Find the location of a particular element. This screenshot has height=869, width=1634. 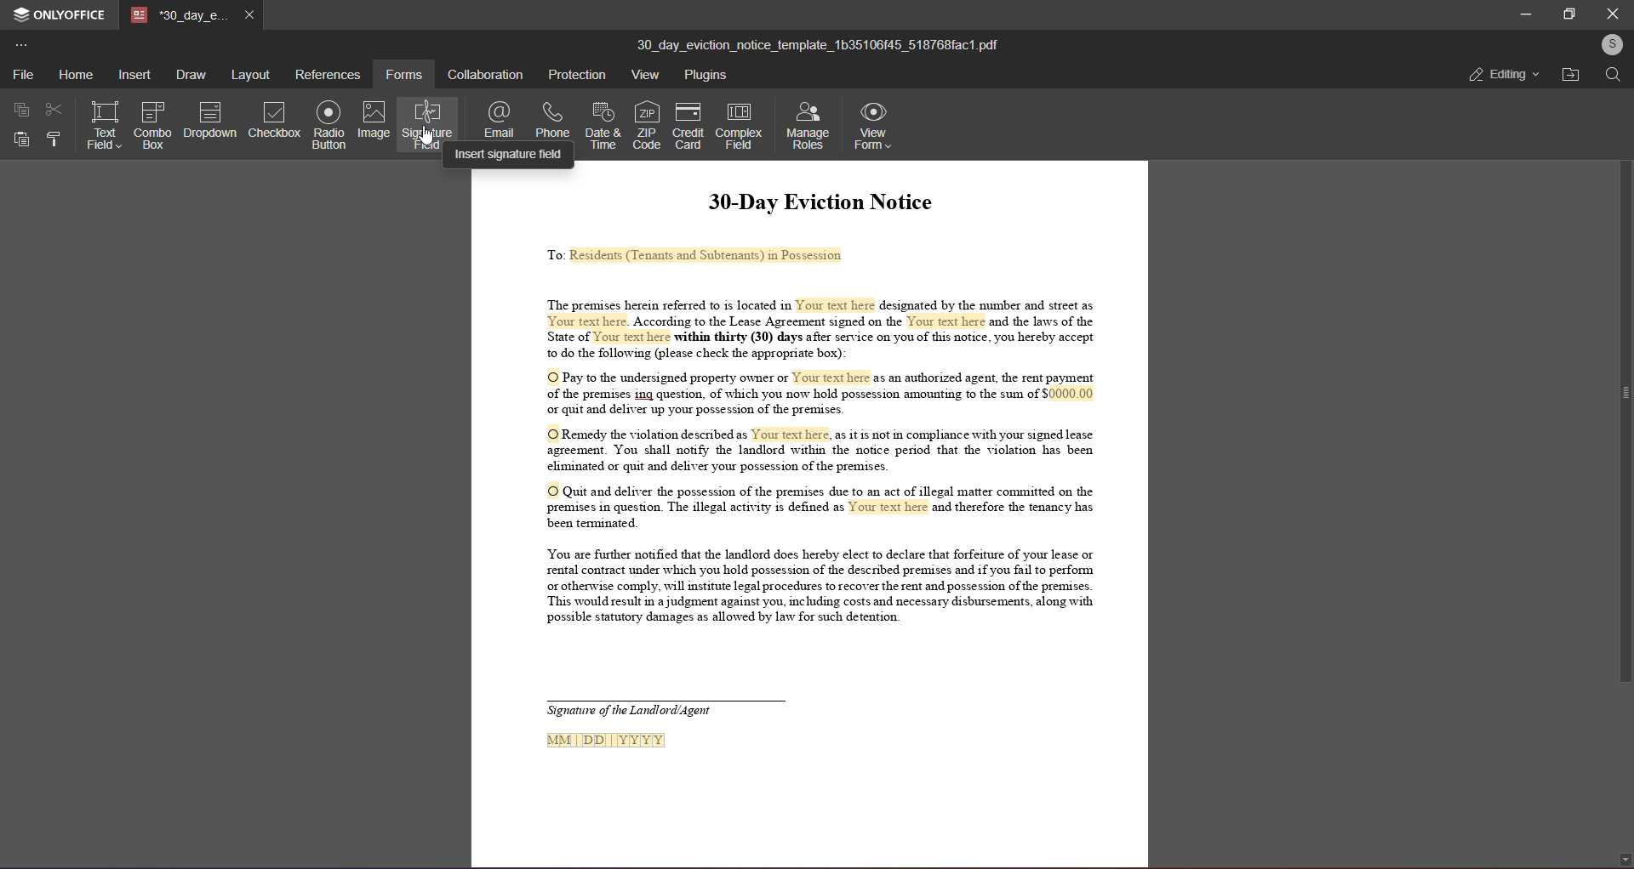

time and date is located at coordinates (600, 123).